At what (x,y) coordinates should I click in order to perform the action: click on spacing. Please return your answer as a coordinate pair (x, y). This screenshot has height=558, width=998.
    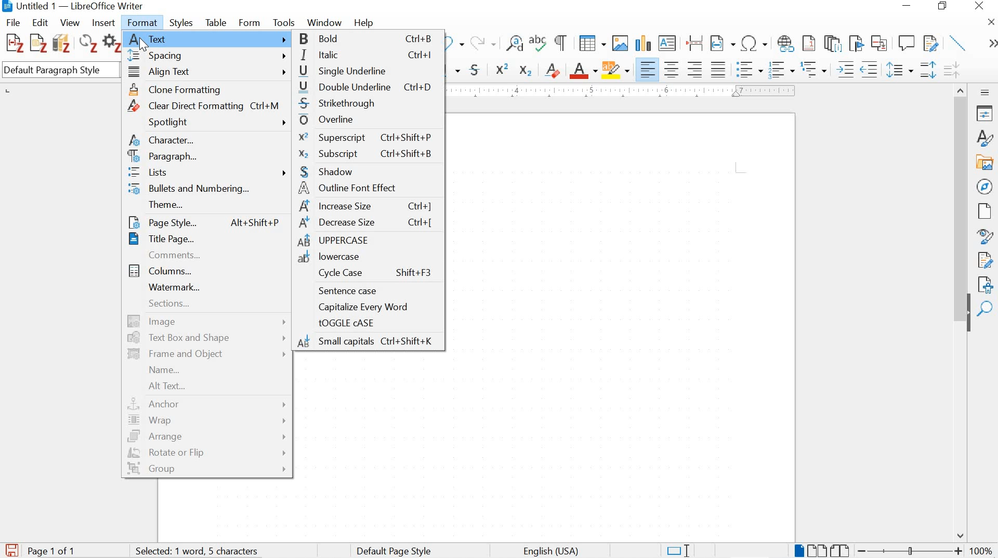
    Looking at the image, I should click on (208, 56).